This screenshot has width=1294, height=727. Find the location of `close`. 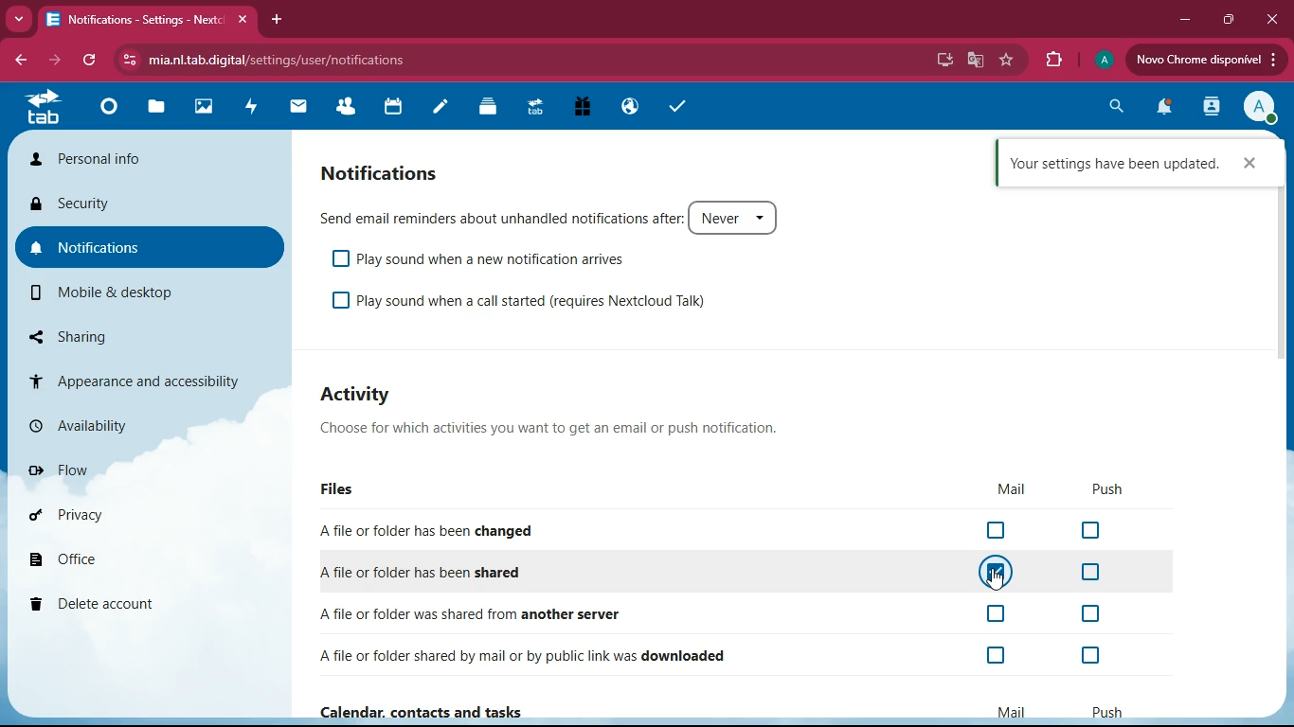

close is located at coordinates (1272, 18).